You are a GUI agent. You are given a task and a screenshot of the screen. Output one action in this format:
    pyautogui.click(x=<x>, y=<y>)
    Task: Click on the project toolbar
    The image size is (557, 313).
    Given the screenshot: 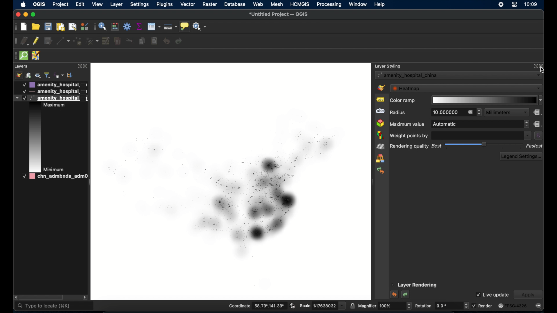 What is the action you would take?
    pyautogui.click(x=15, y=27)
    